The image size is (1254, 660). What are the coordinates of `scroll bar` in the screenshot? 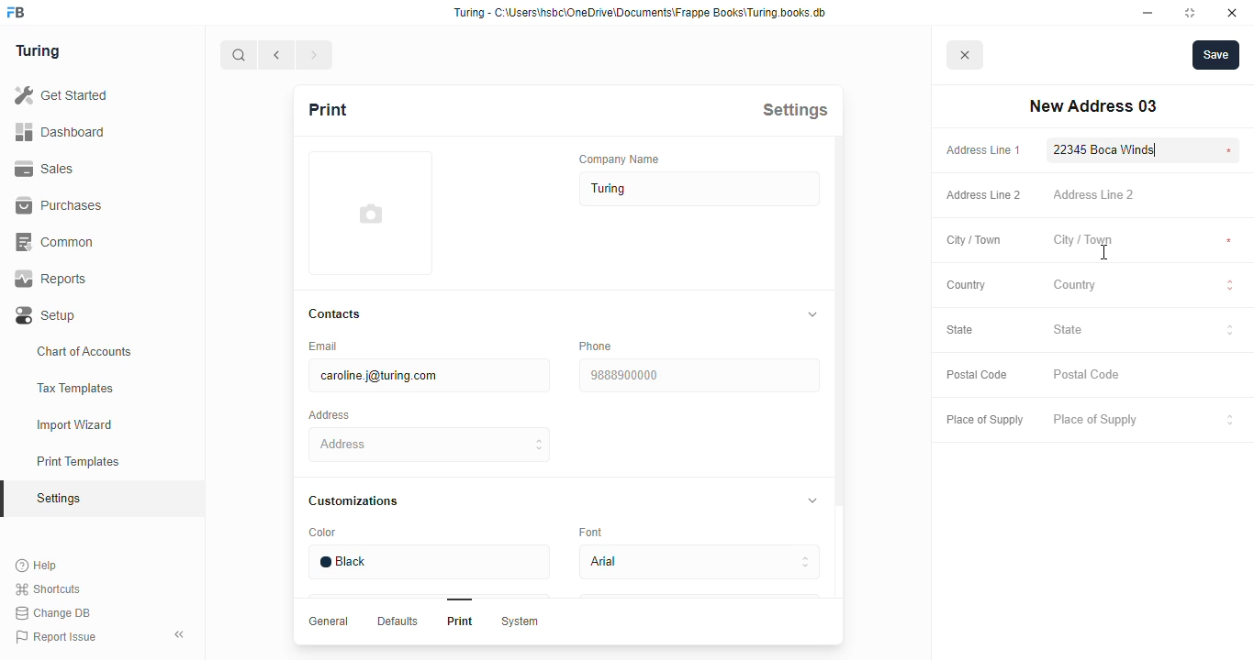 It's located at (838, 390).